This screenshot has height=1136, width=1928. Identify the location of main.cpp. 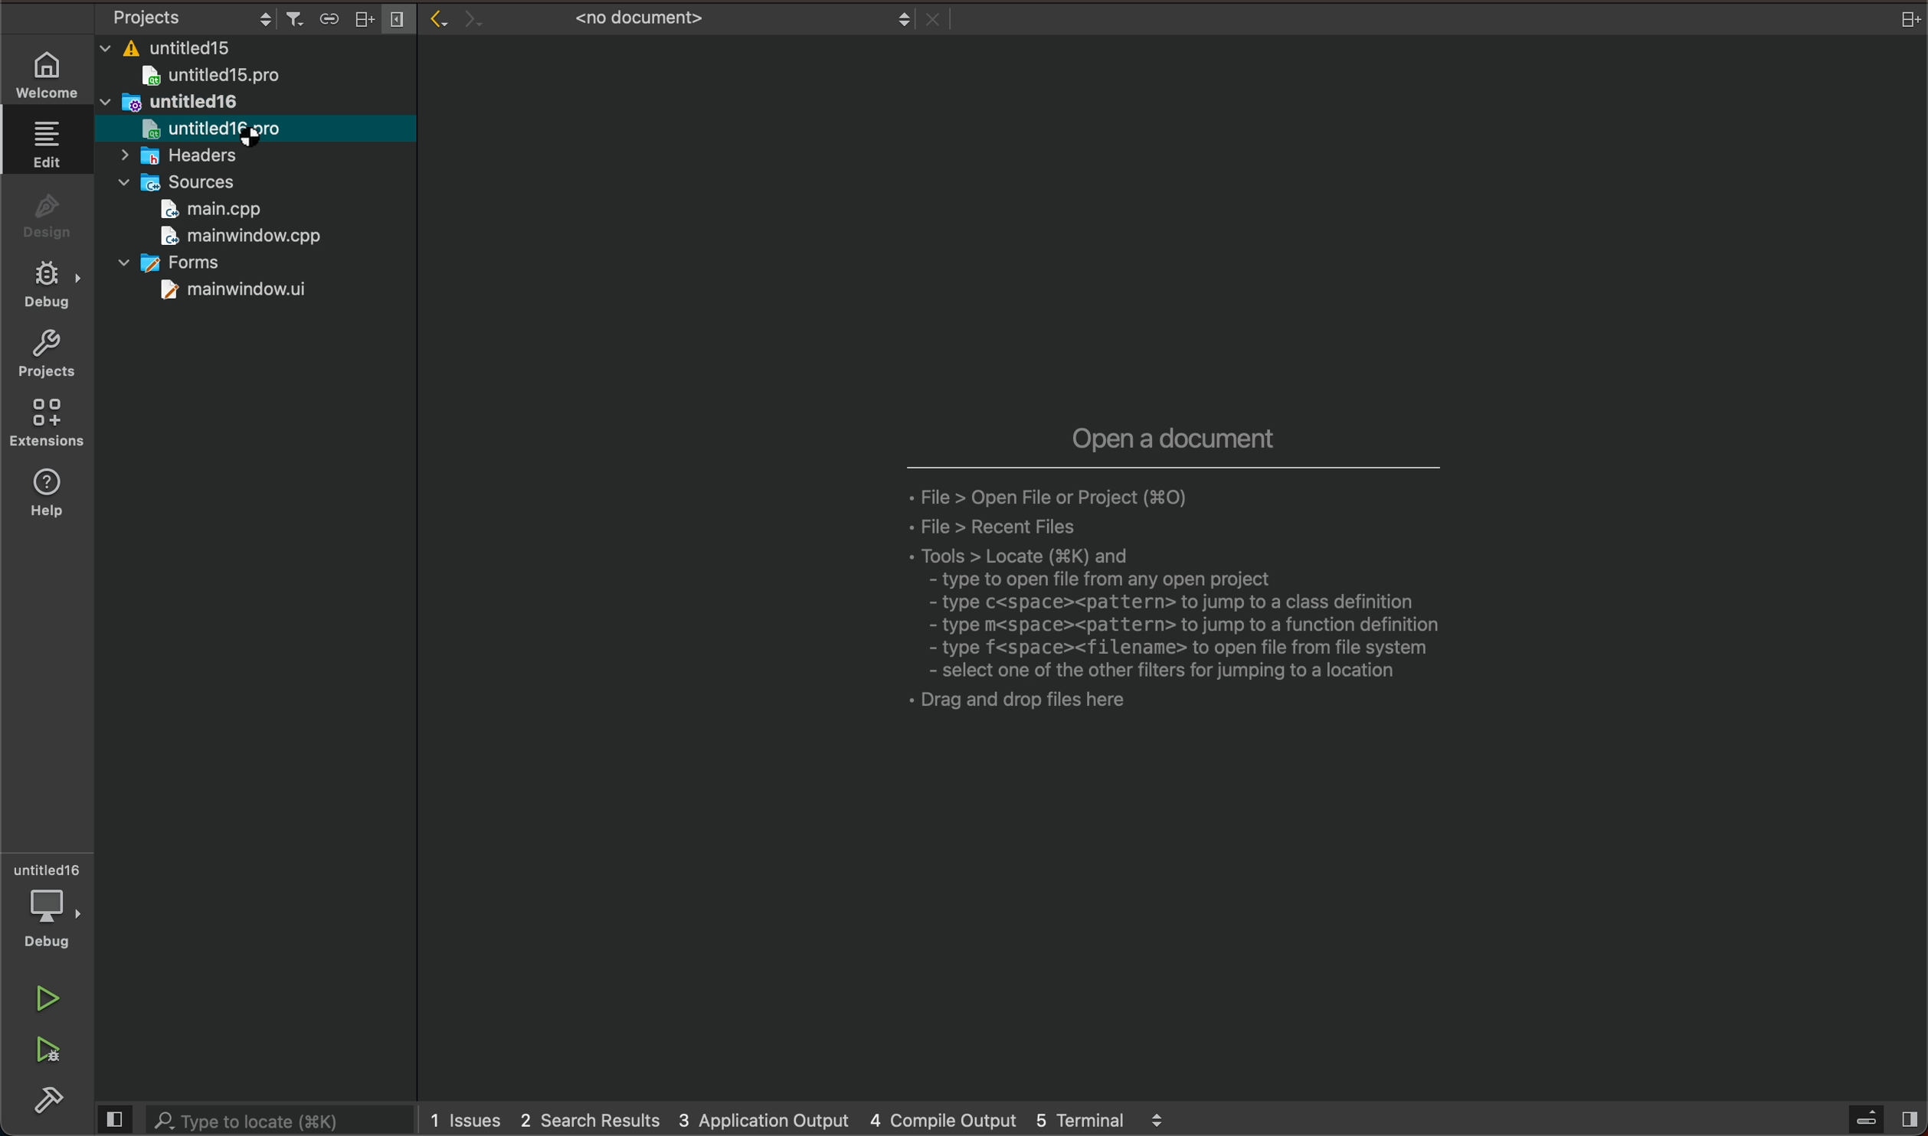
(216, 211).